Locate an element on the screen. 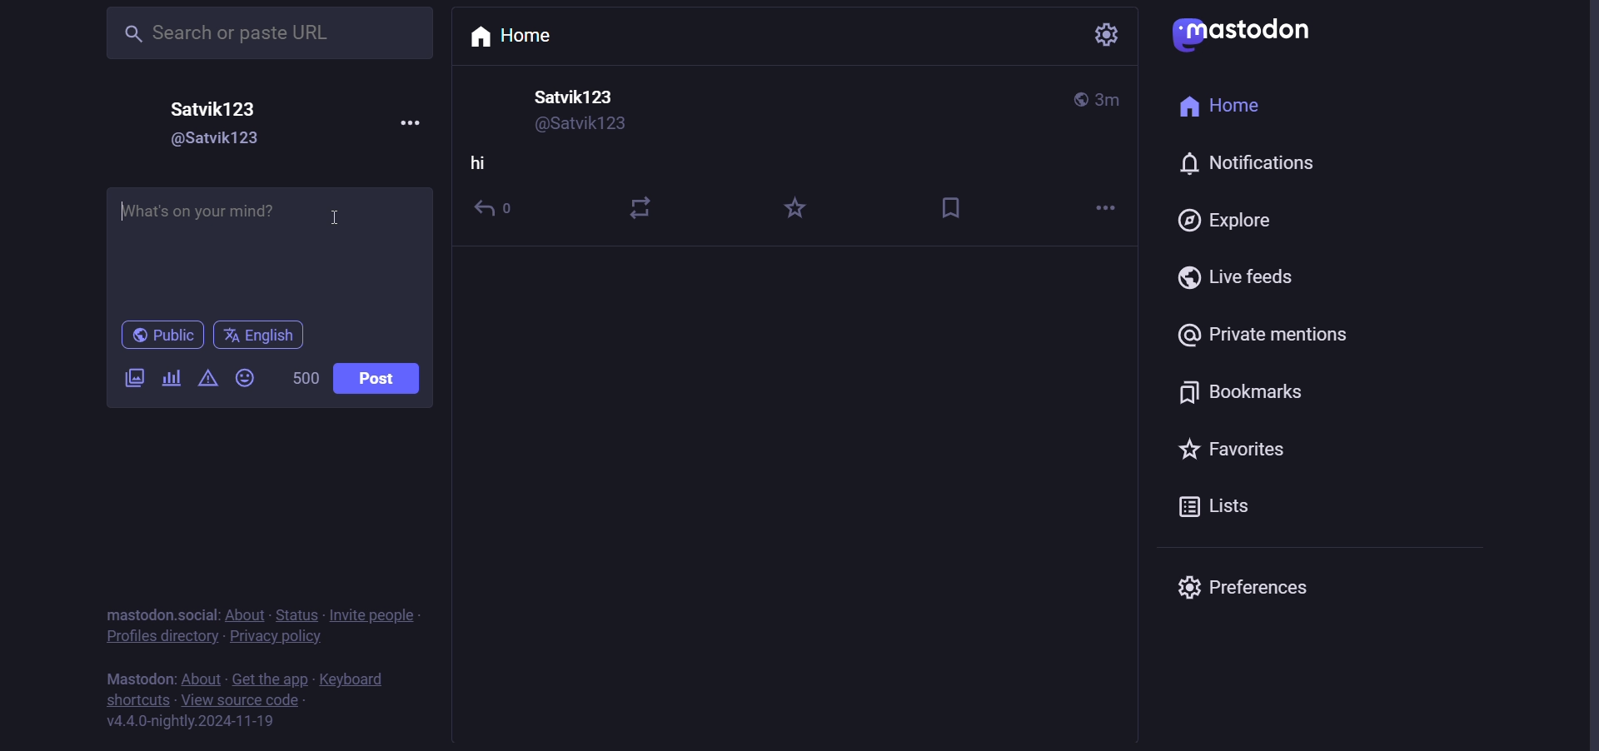  explore is located at coordinates (1223, 222).